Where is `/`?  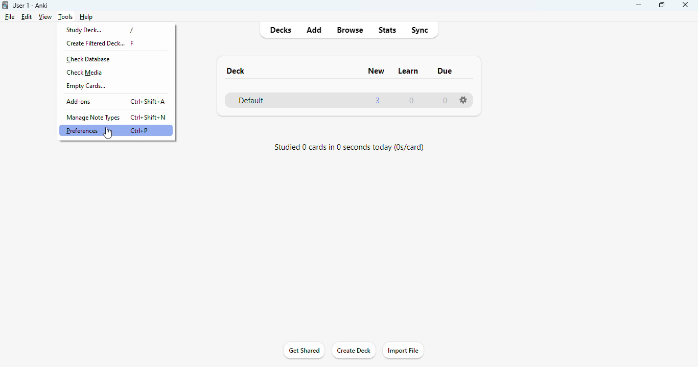
/ is located at coordinates (131, 29).